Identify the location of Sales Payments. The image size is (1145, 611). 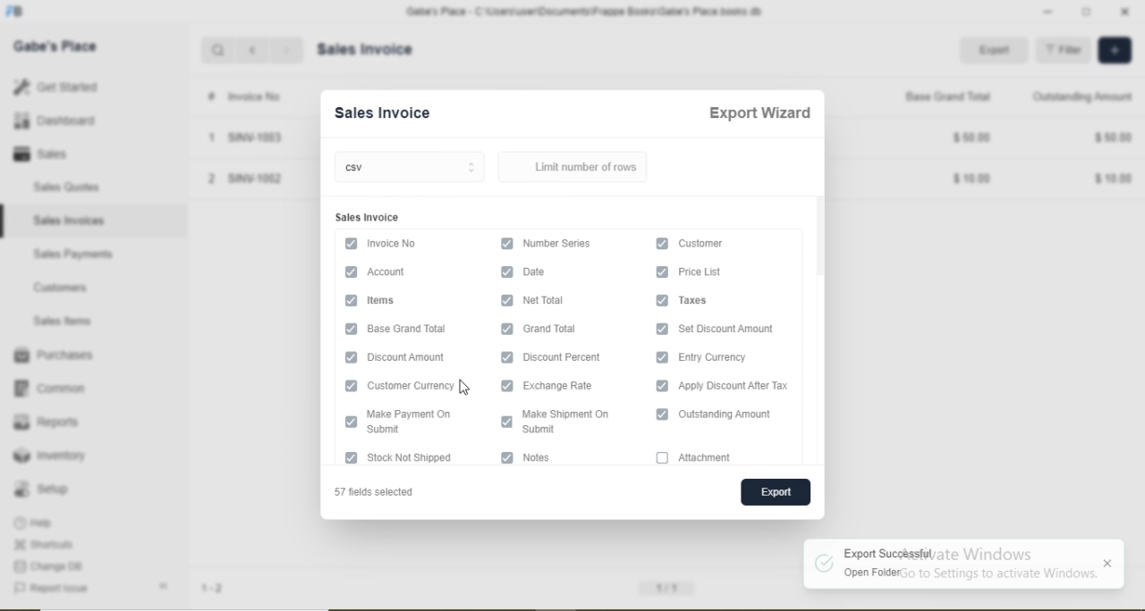
(72, 254).